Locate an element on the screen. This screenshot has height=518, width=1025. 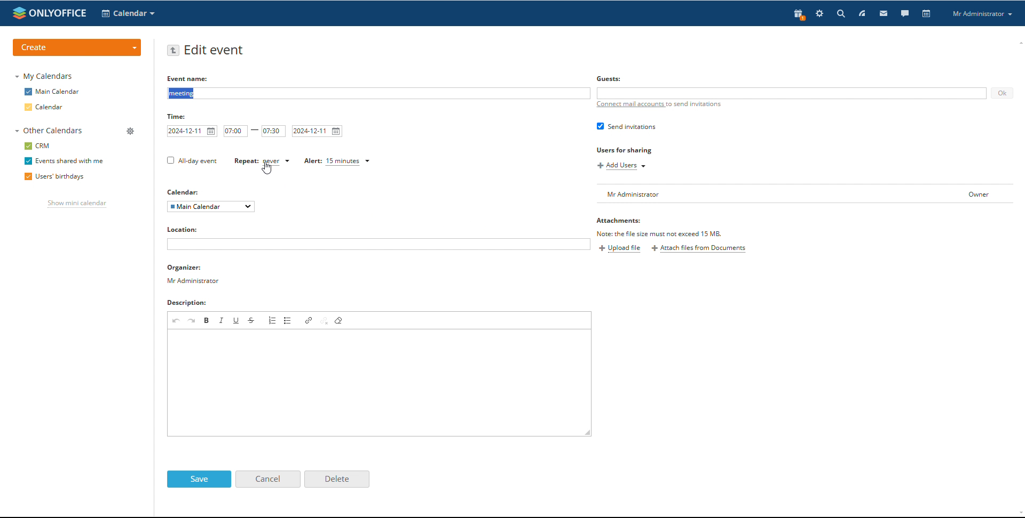
insert/remove bulleted list is located at coordinates (288, 320).